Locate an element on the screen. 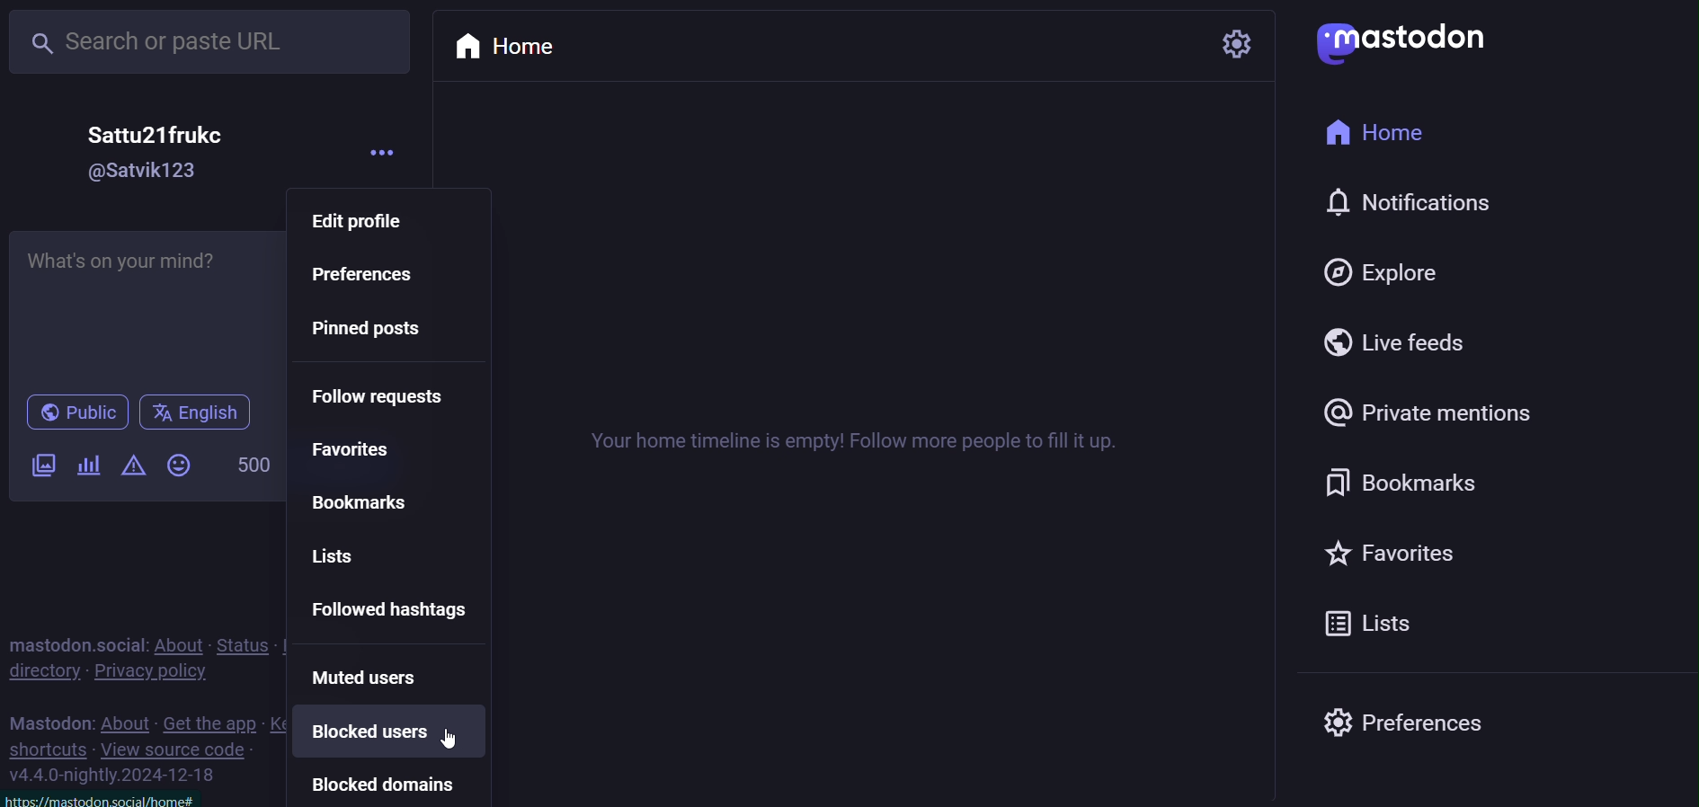  about is located at coordinates (182, 638).